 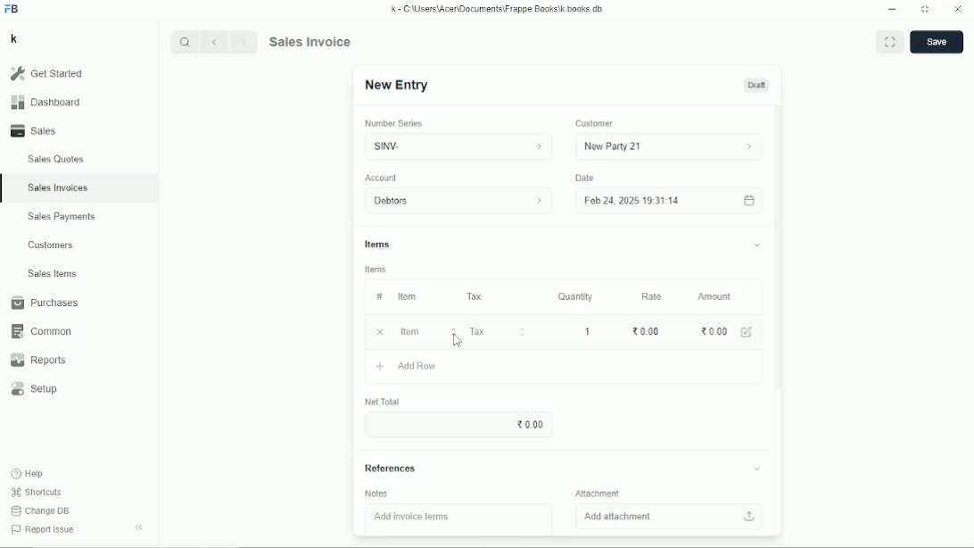 What do you see at coordinates (715, 296) in the screenshot?
I see `Amount` at bounding box center [715, 296].